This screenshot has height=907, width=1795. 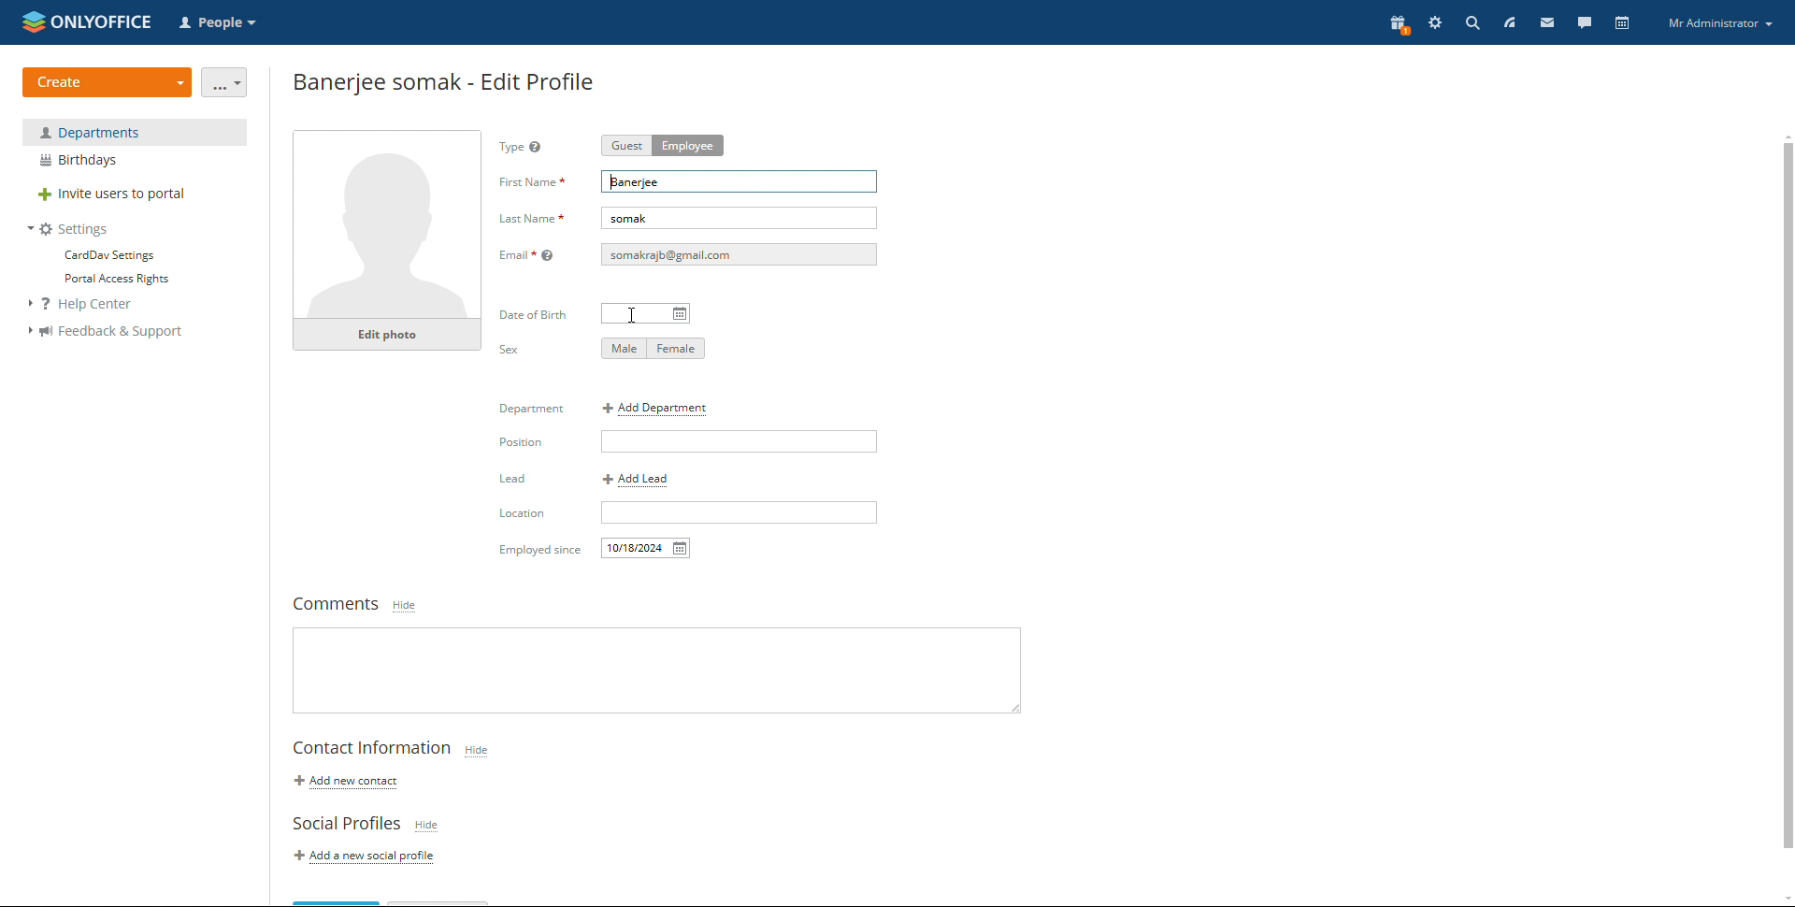 What do you see at coordinates (1397, 25) in the screenshot?
I see `present` at bounding box center [1397, 25].